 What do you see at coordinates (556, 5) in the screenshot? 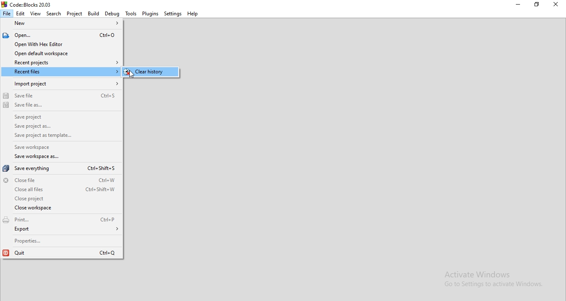
I see `Minimise` at bounding box center [556, 5].